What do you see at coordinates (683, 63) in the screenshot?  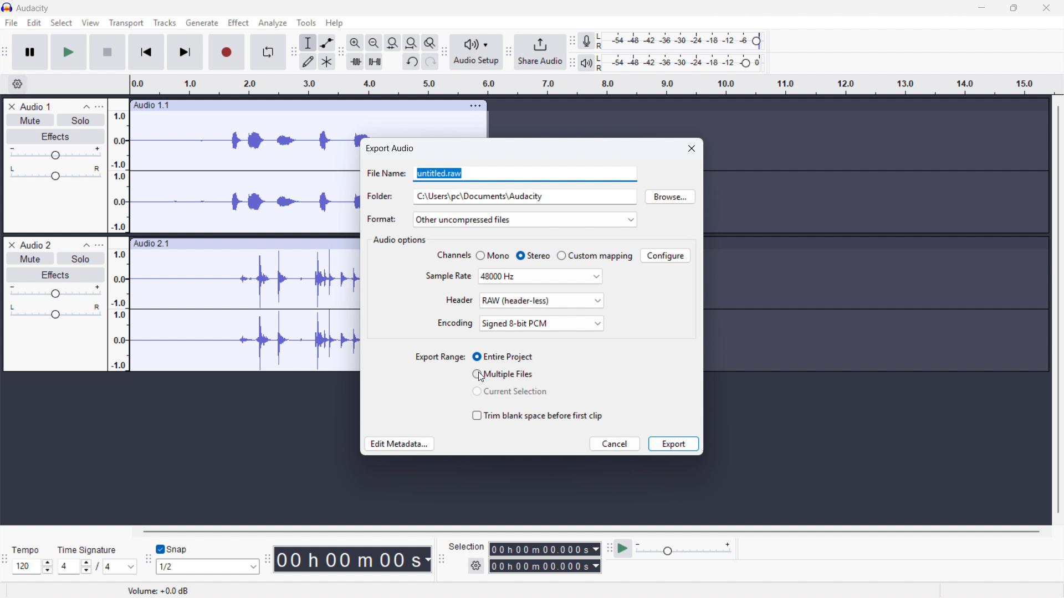 I see `Recording level` at bounding box center [683, 63].